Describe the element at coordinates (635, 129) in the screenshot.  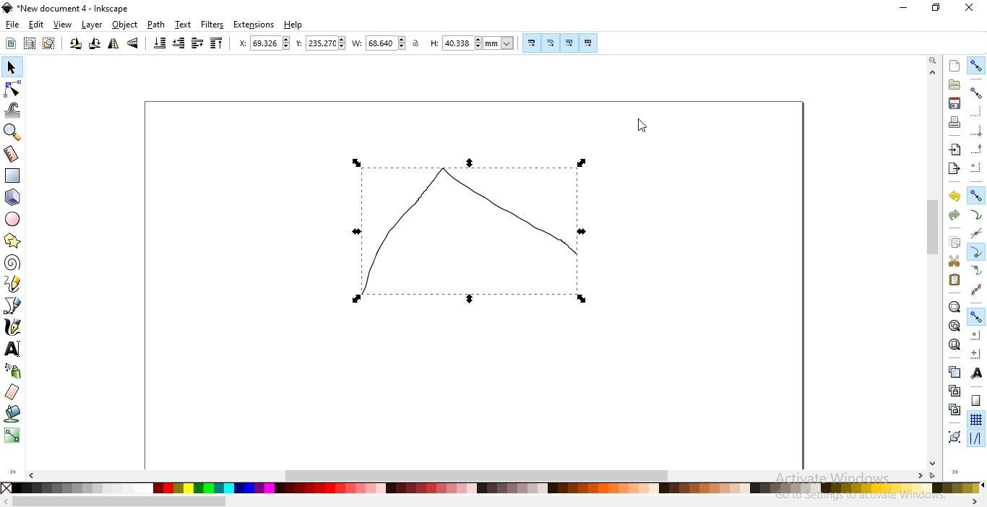
I see `cursor` at that location.